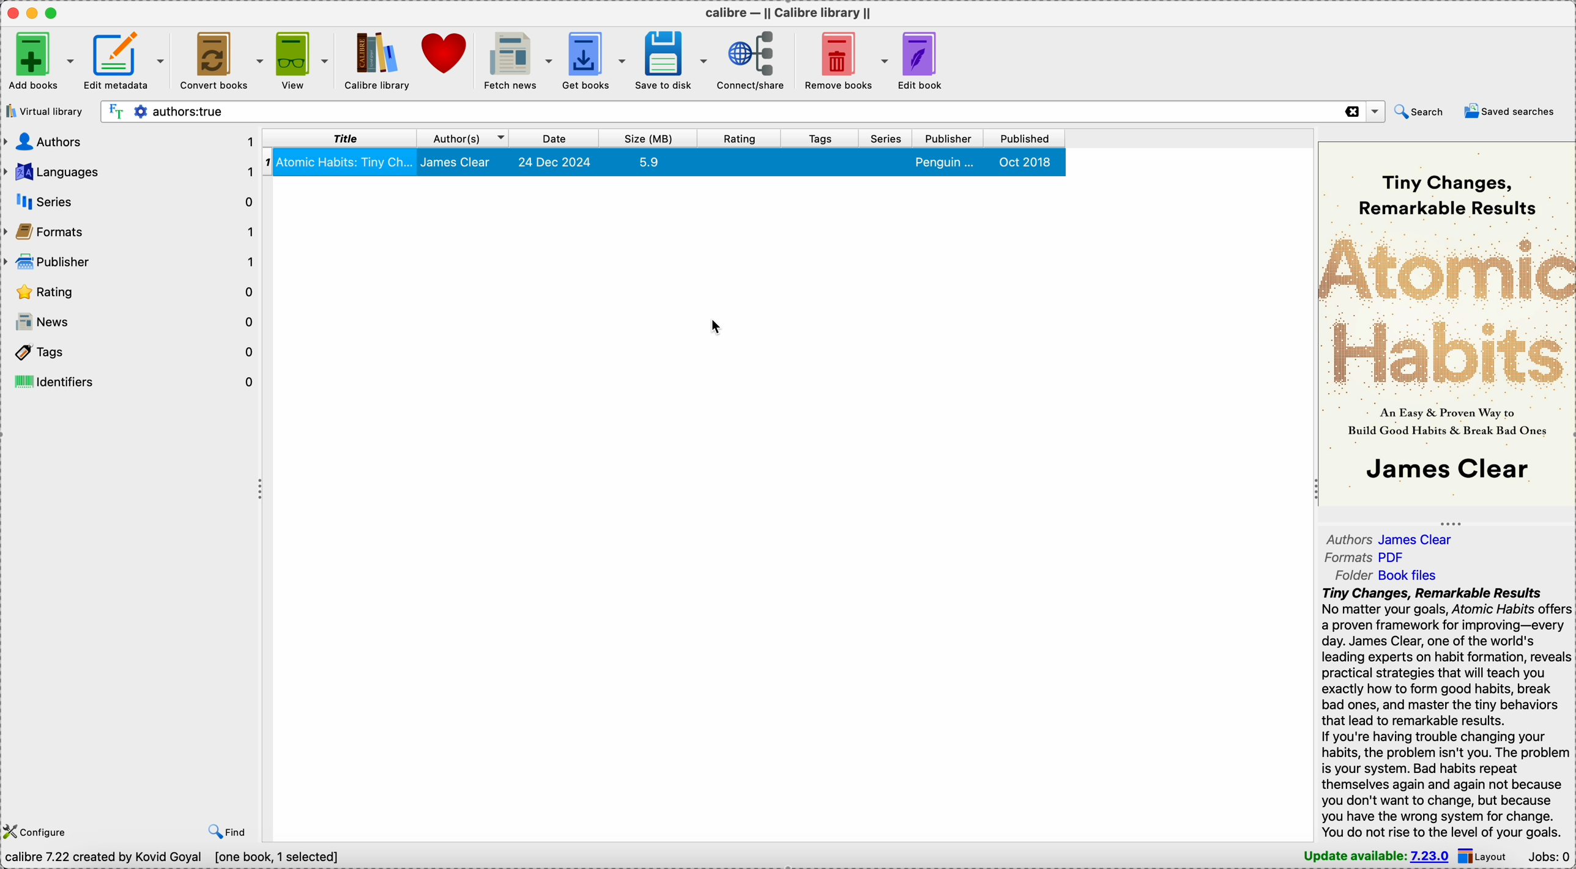 The image size is (1576, 869). Describe the element at coordinates (130, 172) in the screenshot. I see `languages` at that location.